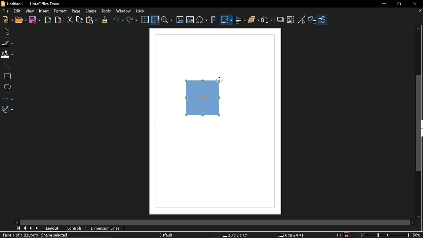 This screenshot has width=423, height=238. Describe the element at coordinates (80, 20) in the screenshot. I see `Copy` at that location.